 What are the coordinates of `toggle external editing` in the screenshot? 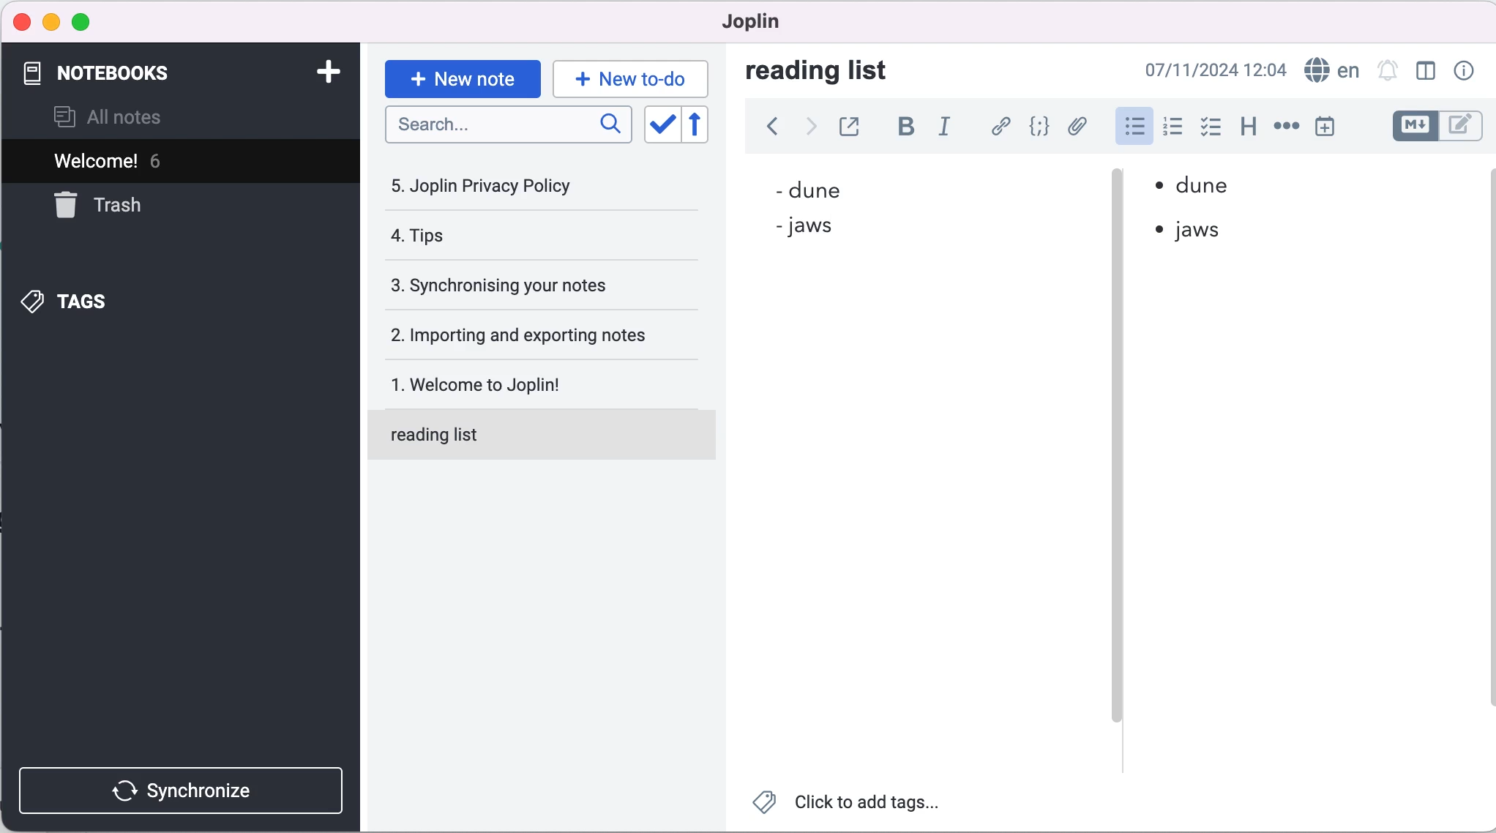 It's located at (856, 125).